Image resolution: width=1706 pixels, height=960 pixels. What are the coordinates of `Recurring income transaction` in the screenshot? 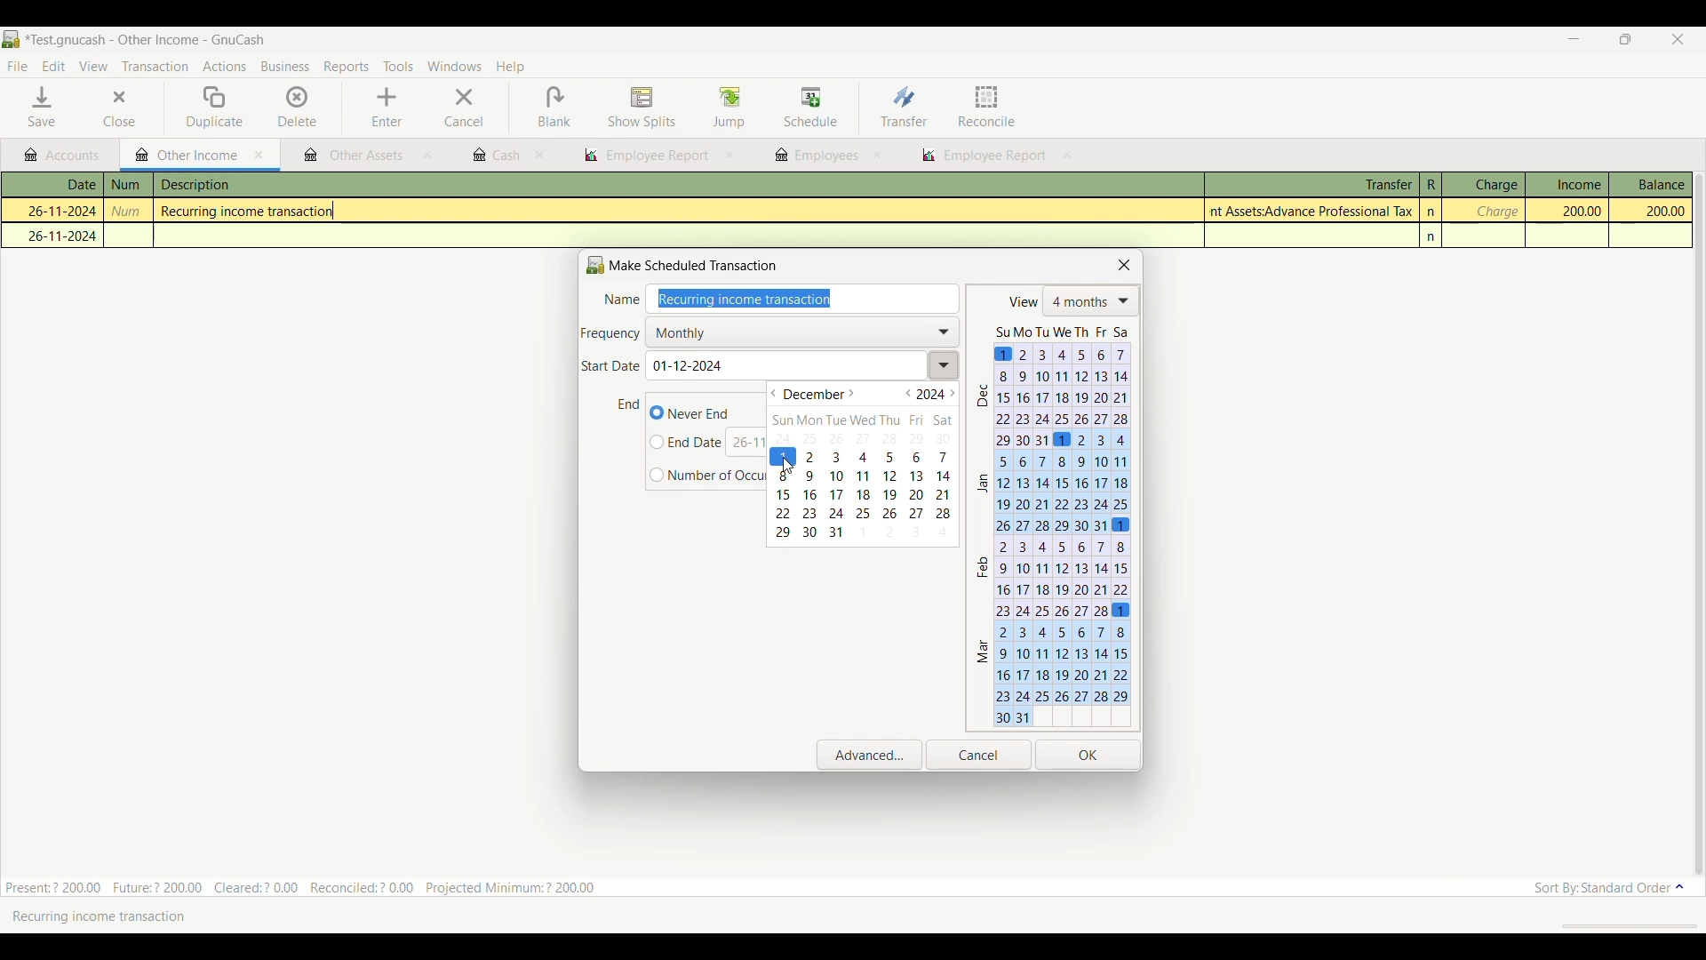 It's located at (111, 916).